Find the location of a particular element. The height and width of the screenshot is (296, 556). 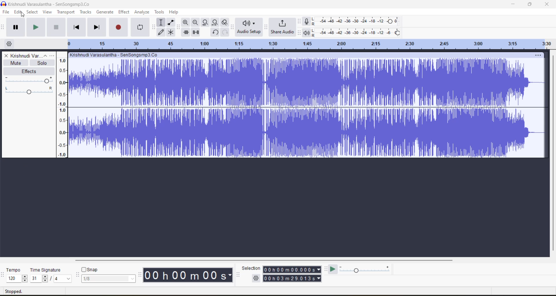

redo is located at coordinates (225, 32).